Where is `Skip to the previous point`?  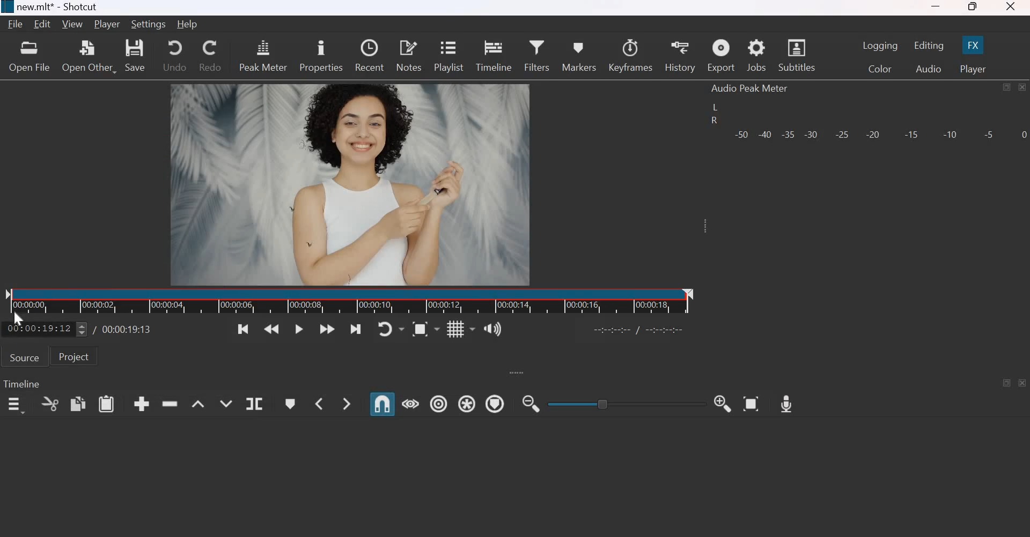 Skip to the previous point is located at coordinates (243, 329).